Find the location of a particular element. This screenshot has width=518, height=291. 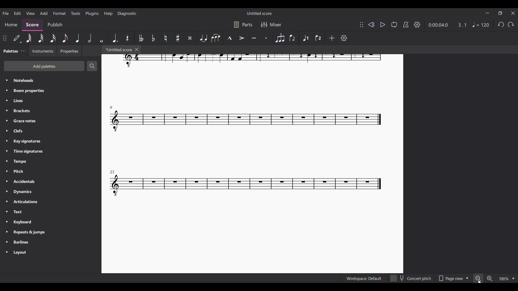

Mixer settings is located at coordinates (271, 25).